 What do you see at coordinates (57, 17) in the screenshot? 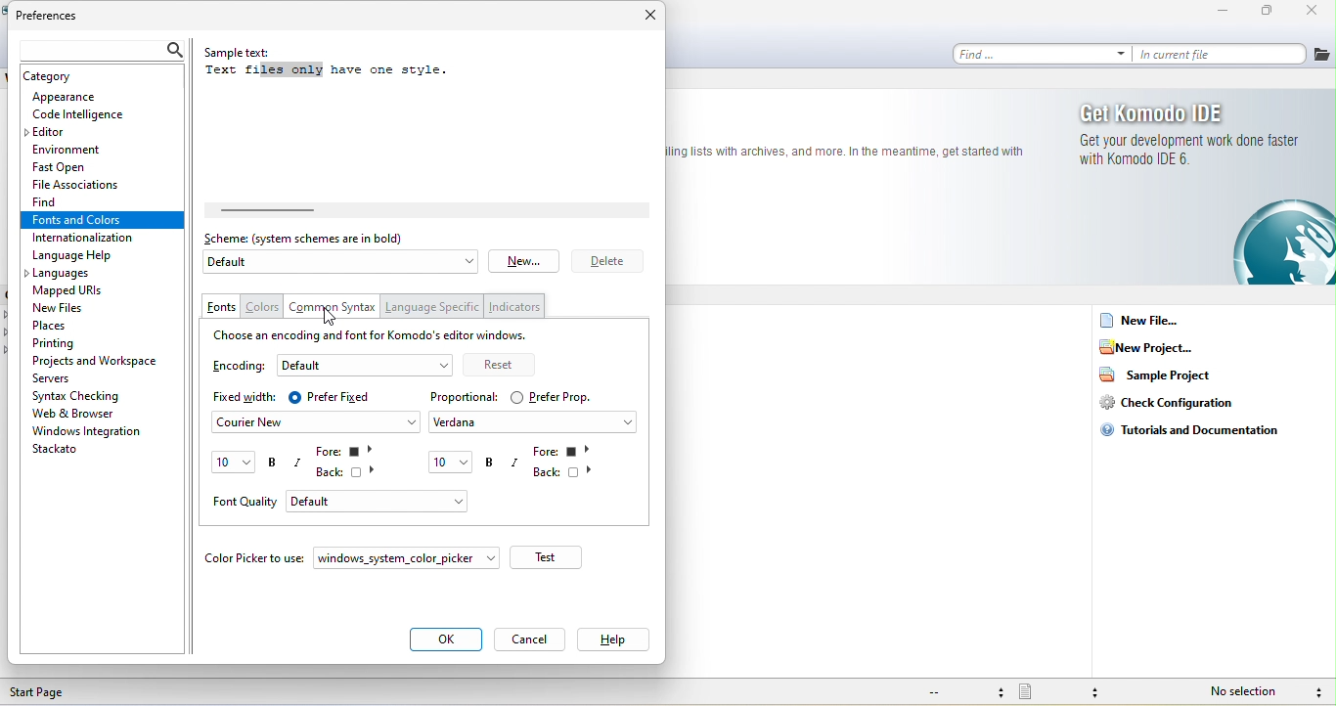
I see `preferences` at bounding box center [57, 17].